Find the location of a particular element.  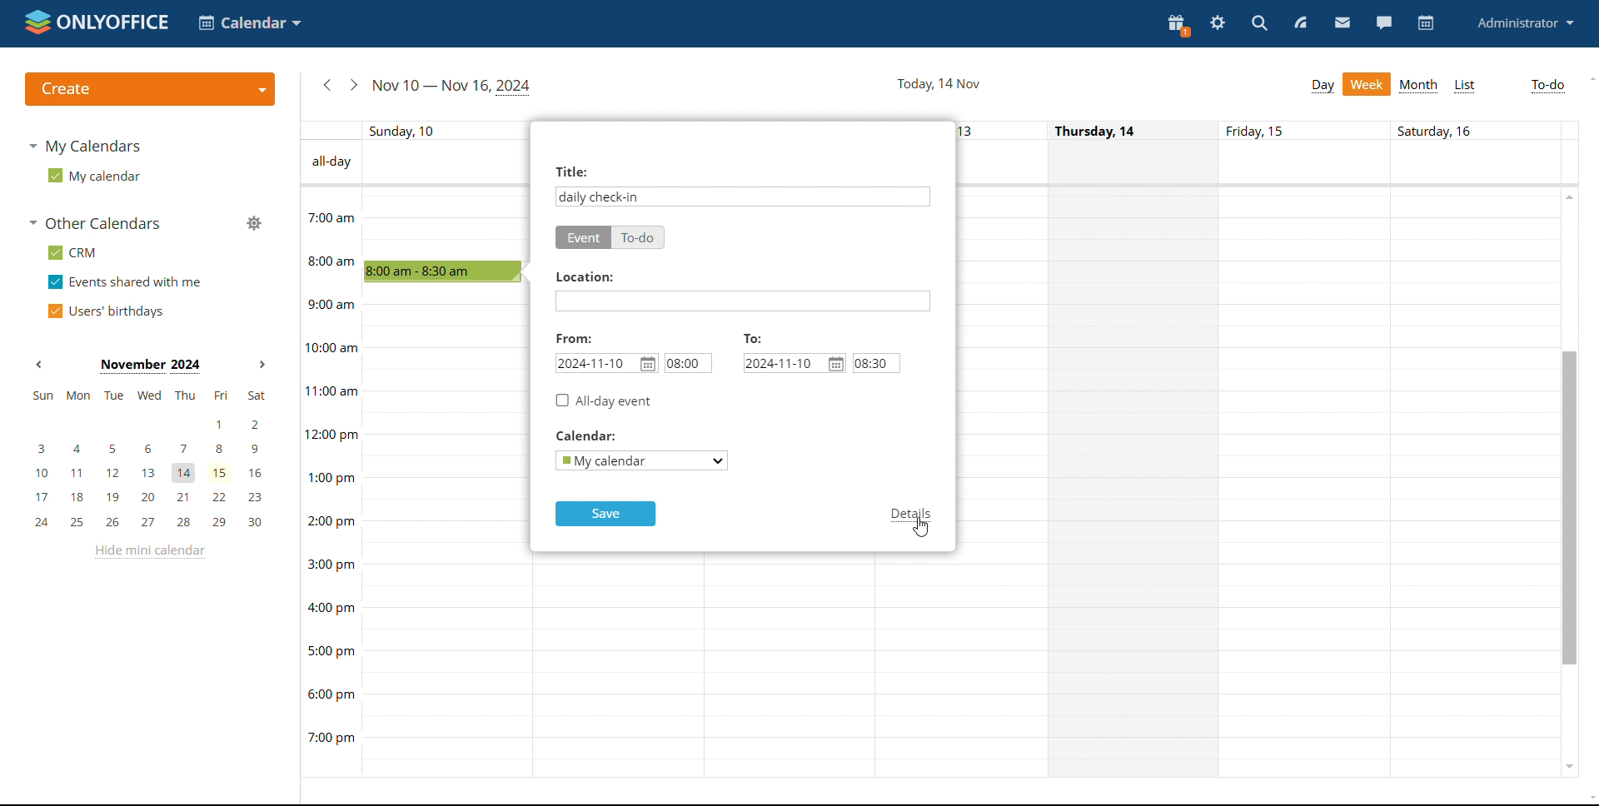

all-day event checkbox is located at coordinates (608, 401).